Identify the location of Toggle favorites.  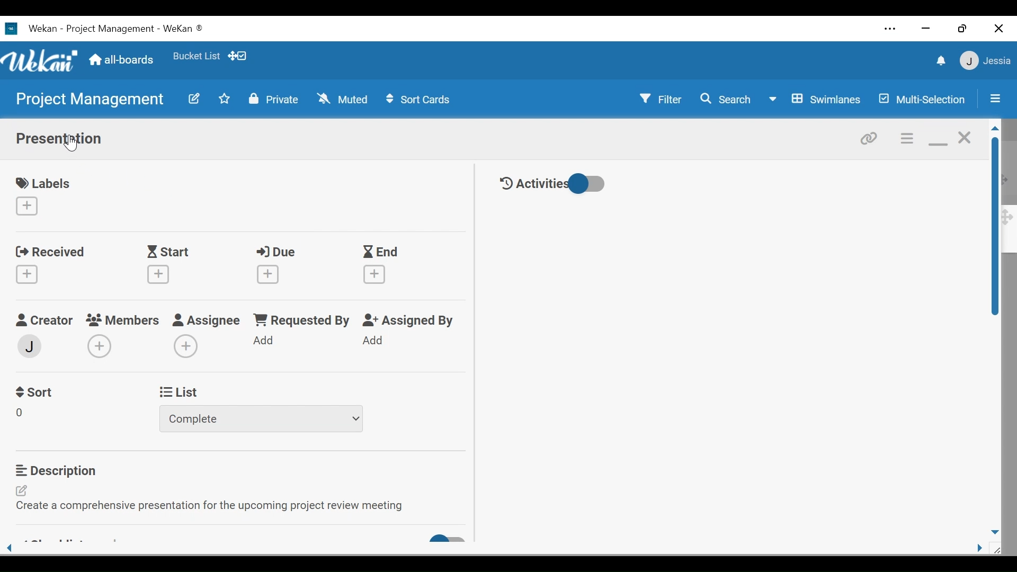
(195, 56).